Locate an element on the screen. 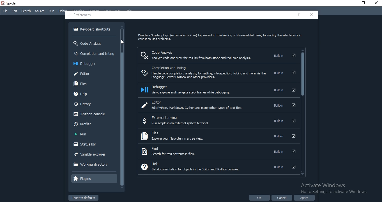  text is located at coordinates (278, 73).